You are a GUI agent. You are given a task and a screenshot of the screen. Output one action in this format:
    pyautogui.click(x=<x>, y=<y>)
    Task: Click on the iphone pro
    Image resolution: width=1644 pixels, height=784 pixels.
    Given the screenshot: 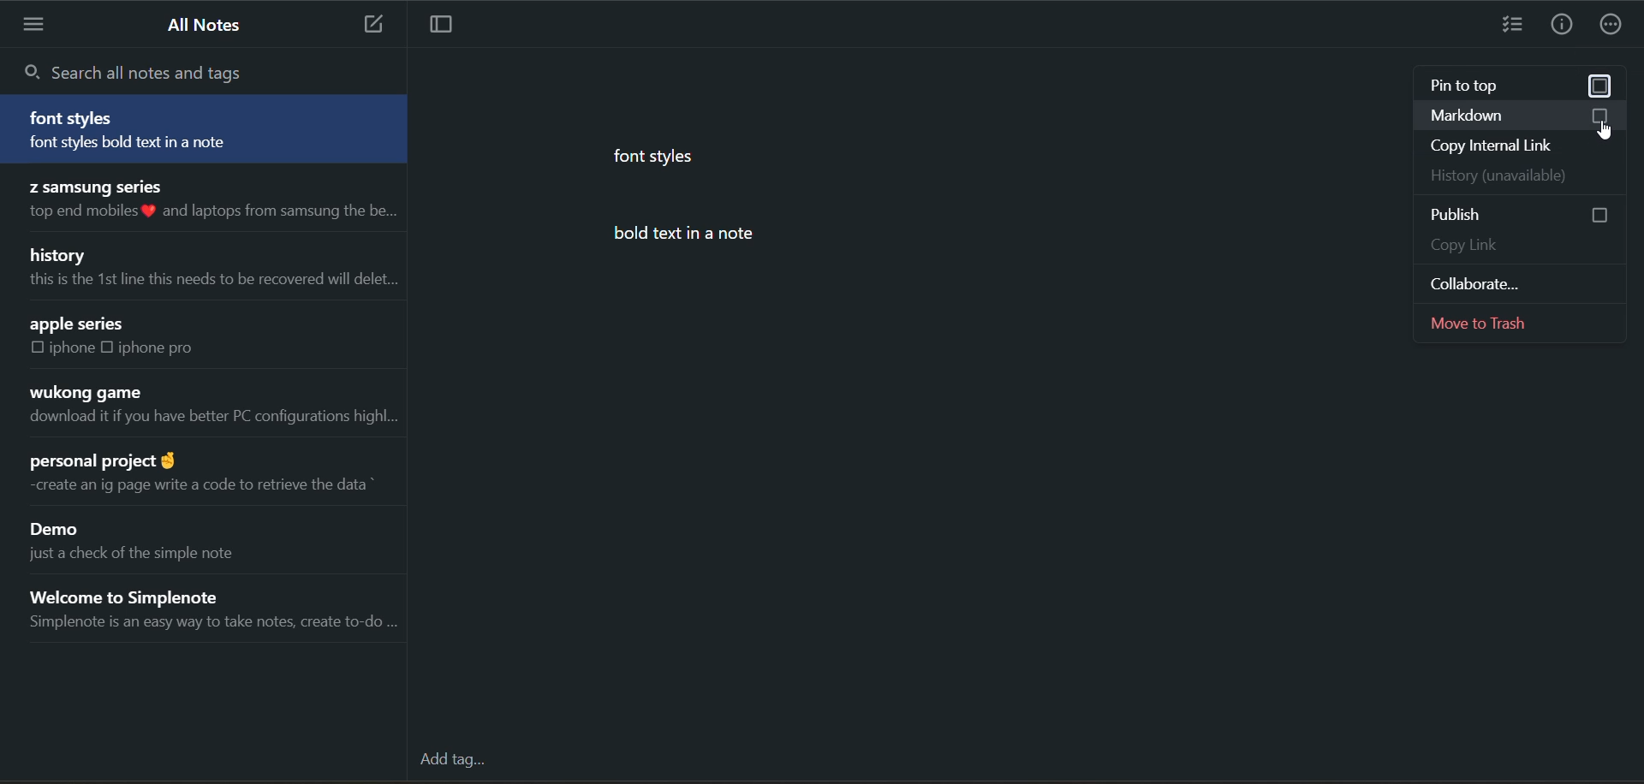 What is the action you would take?
    pyautogui.click(x=158, y=347)
    